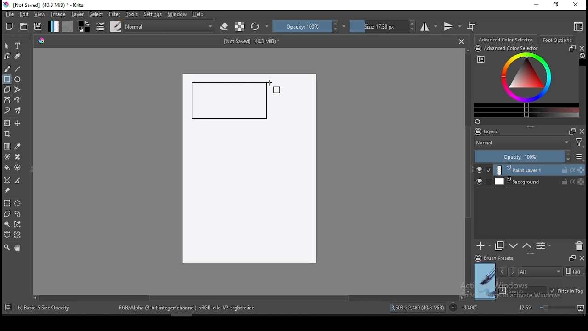  I want to click on multibrush tool, so click(18, 111).